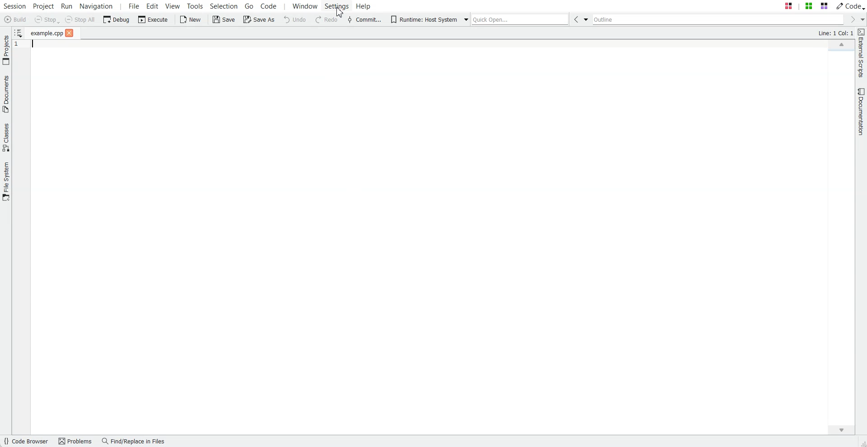 The width and height of the screenshot is (867, 447). I want to click on Save, so click(224, 20).